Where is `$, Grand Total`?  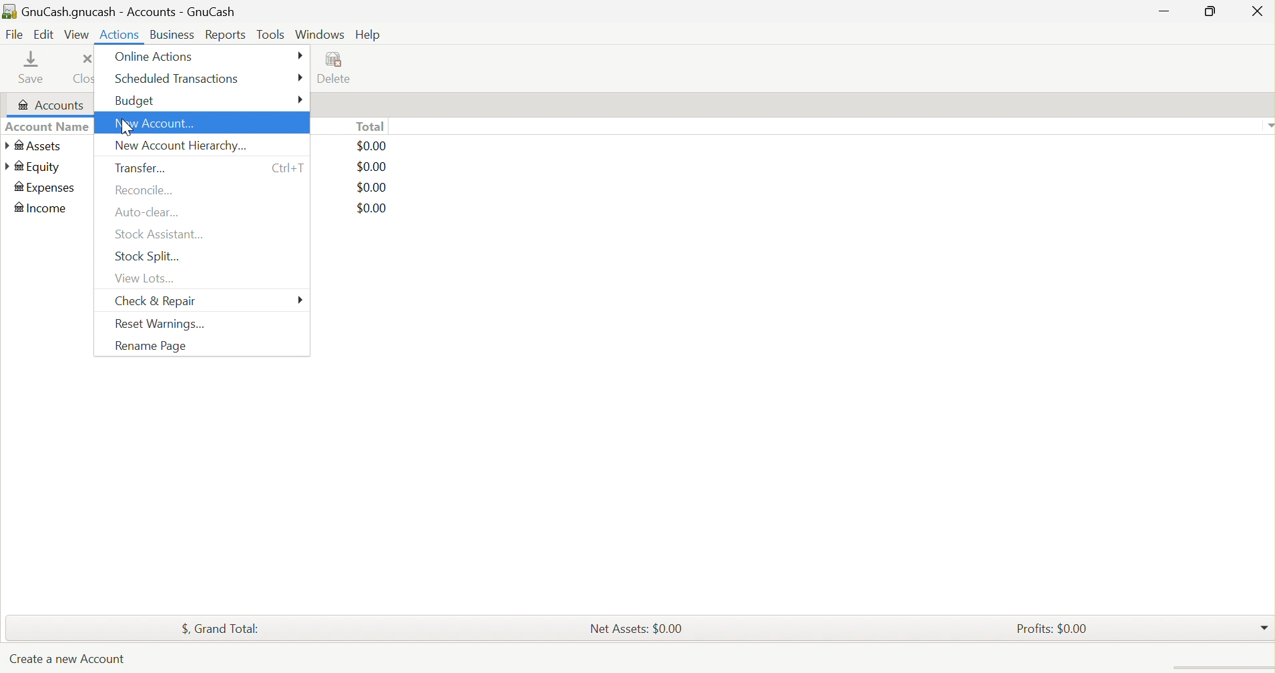
$, Grand Total is located at coordinates (221, 626).